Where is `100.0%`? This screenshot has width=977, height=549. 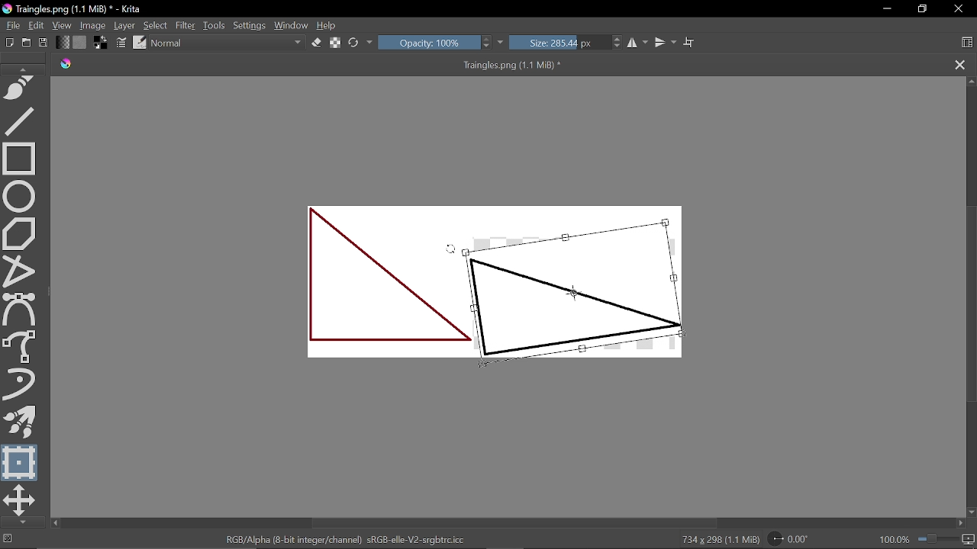
100.0% is located at coordinates (927, 539).